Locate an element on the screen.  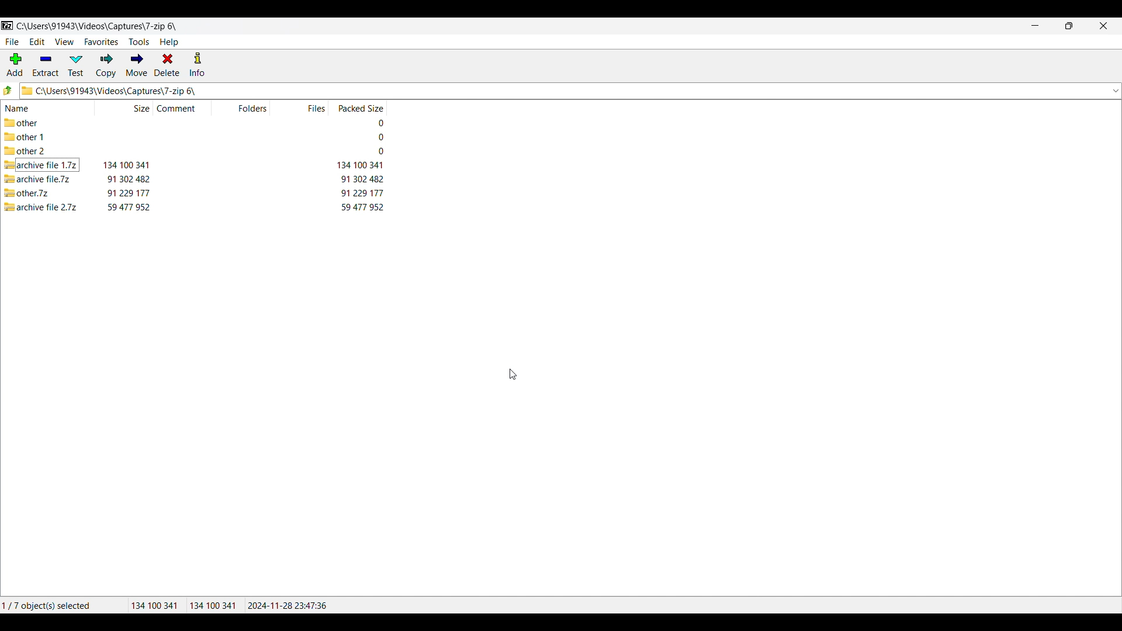
Minimize is located at coordinates (1036, 26).